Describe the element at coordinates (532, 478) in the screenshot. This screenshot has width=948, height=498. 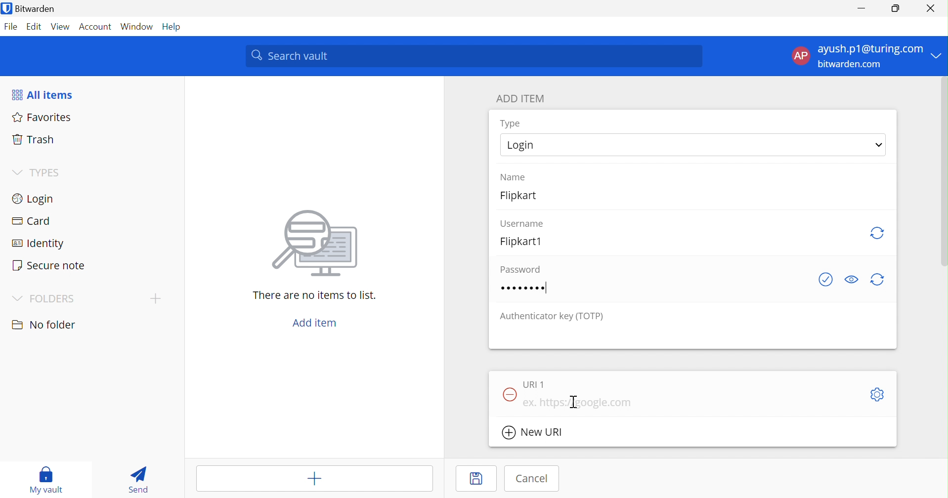
I see `Cancel` at that location.